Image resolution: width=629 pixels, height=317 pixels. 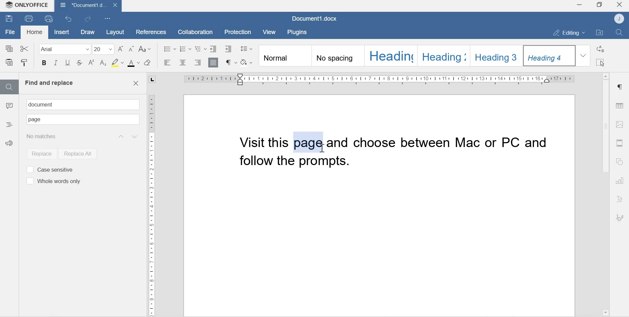 I want to click on View, so click(x=270, y=32).